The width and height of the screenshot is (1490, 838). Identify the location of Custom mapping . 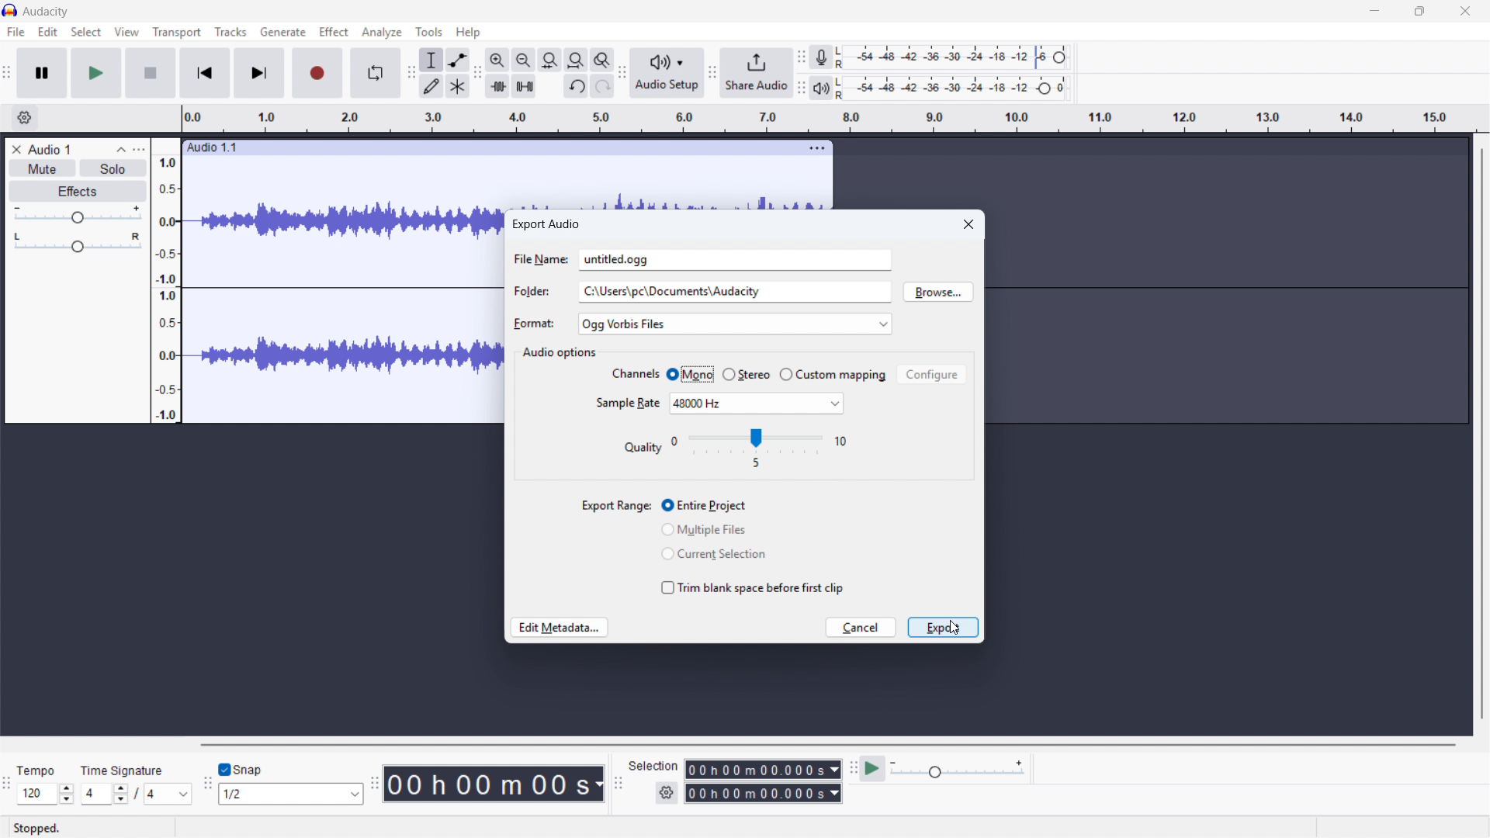
(833, 375).